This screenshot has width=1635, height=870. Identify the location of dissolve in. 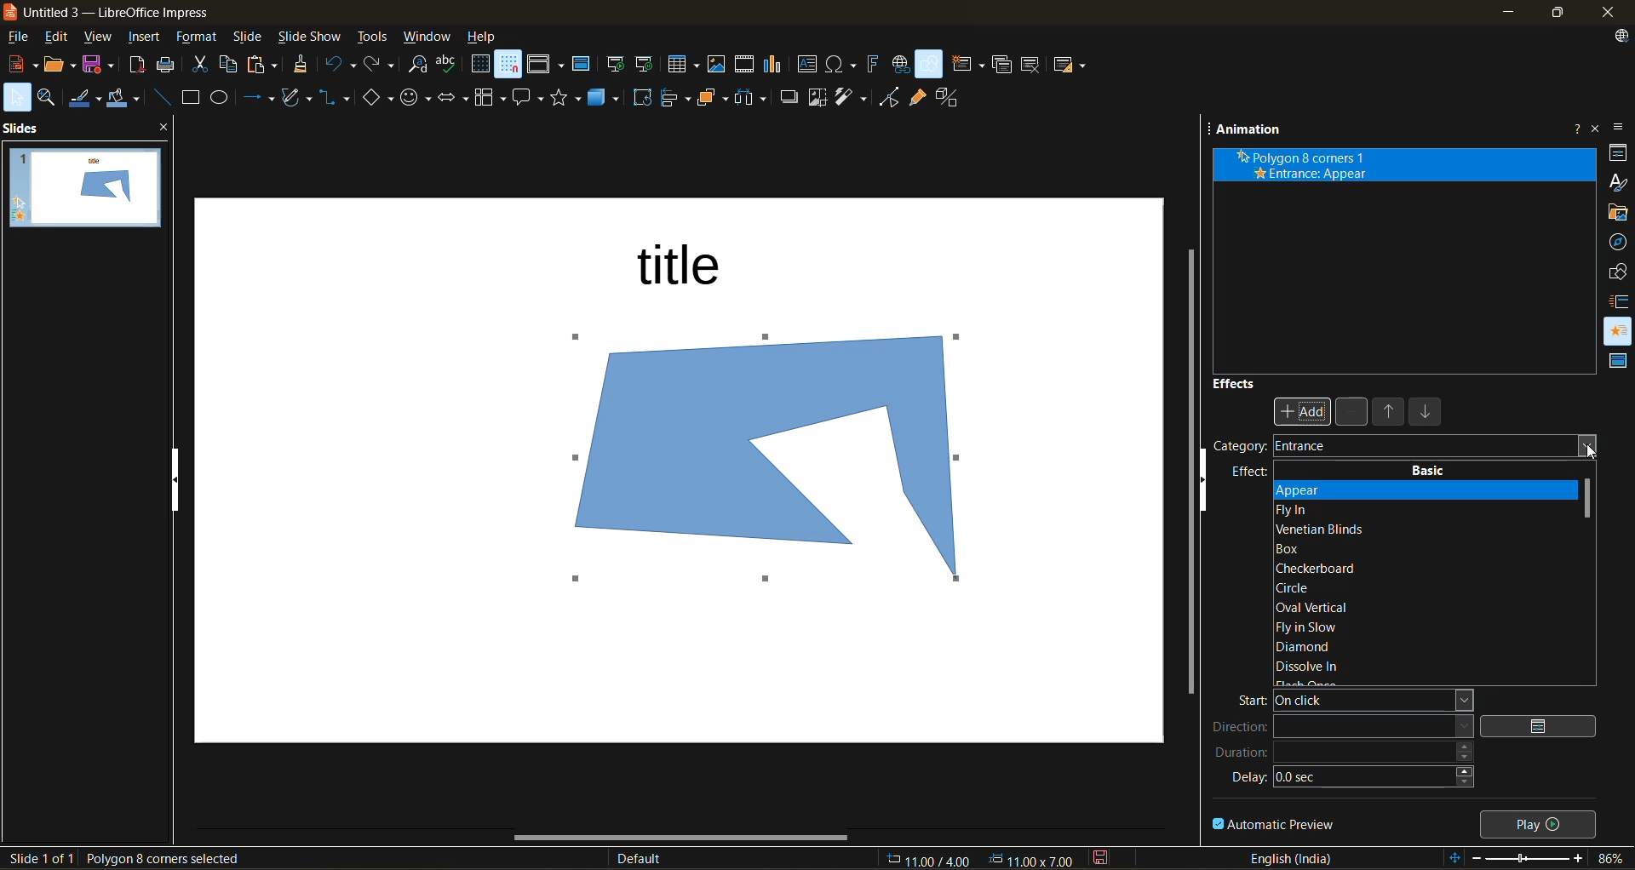
(1312, 667).